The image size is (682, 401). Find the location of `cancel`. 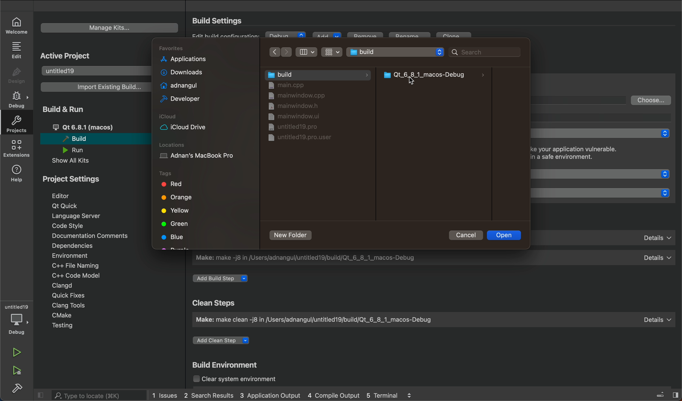

cancel is located at coordinates (464, 235).